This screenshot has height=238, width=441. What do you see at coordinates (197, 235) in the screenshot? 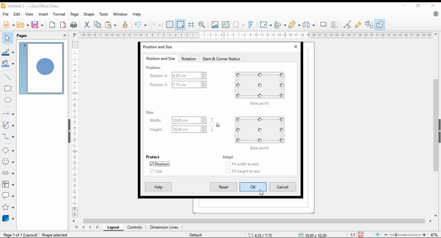
I see `default` at bounding box center [197, 235].